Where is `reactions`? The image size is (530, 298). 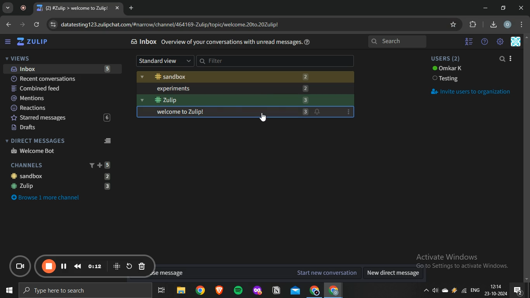 reactions is located at coordinates (60, 108).